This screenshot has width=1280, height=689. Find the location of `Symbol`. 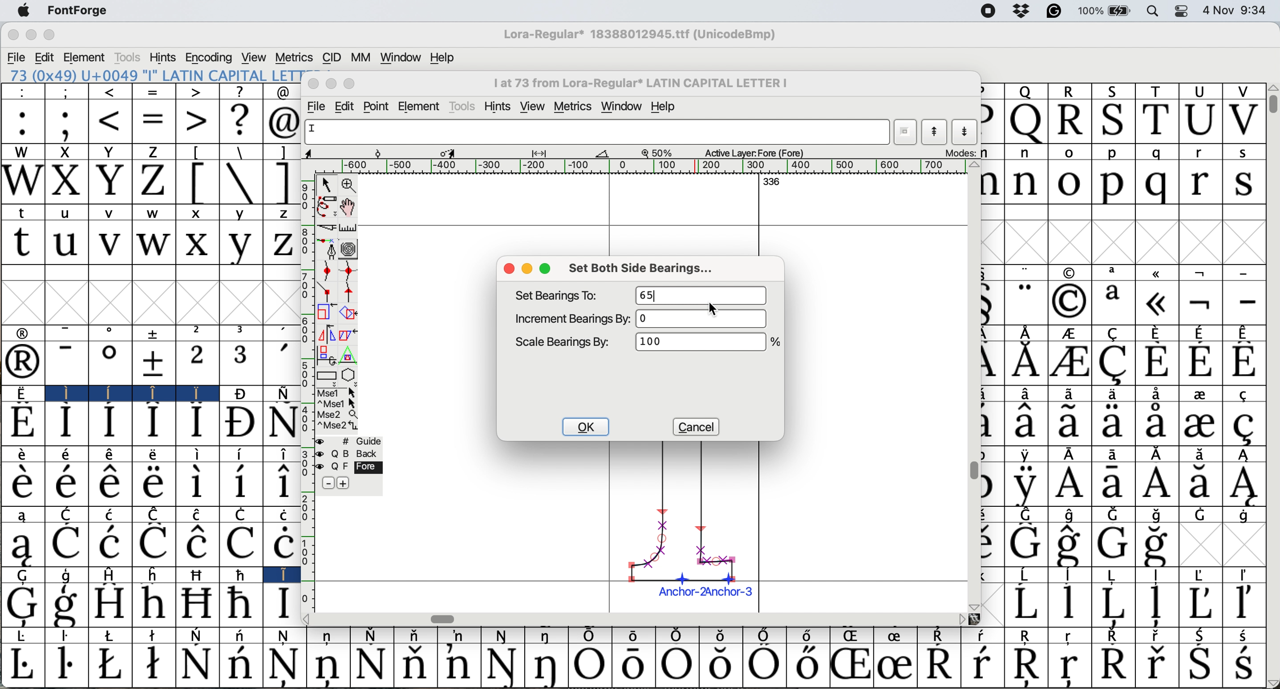

Symbol is located at coordinates (112, 635).